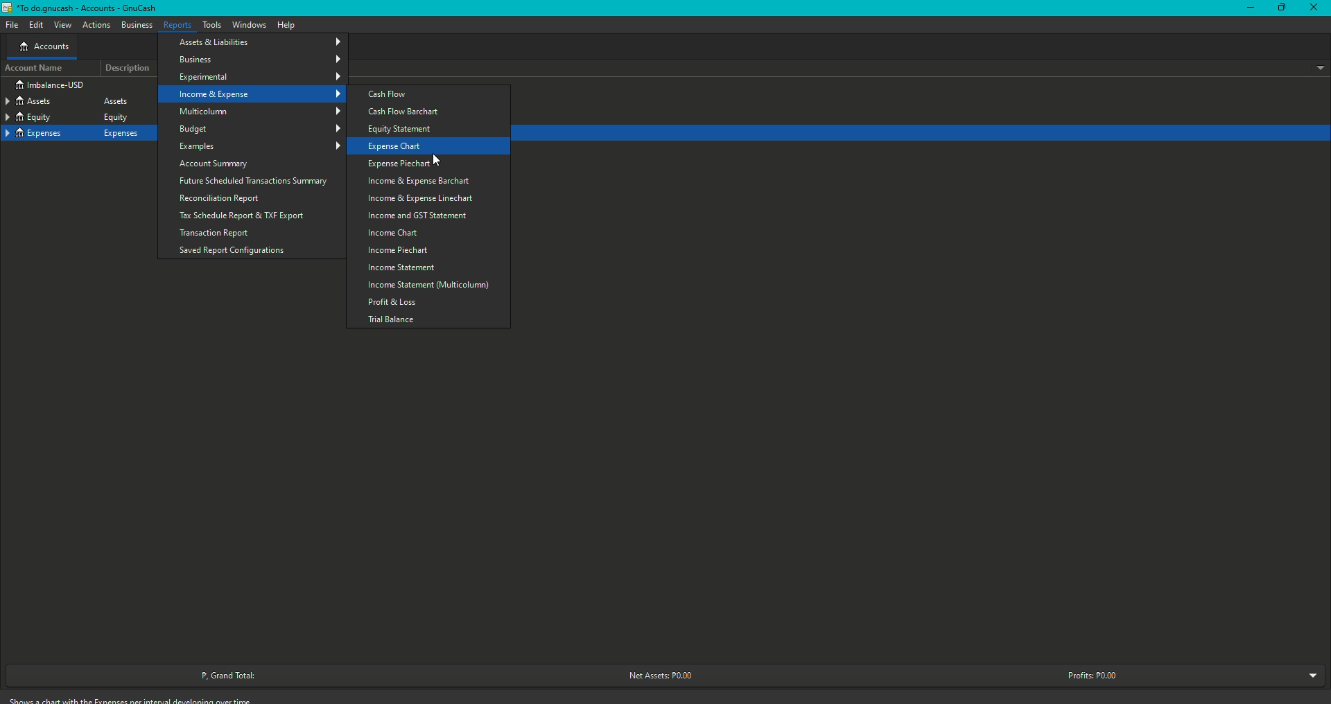 Image resolution: width=1331 pixels, height=704 pixels. Describe the element at coordinates (96, 24) in the screenshot. I see `Actions` at that location.